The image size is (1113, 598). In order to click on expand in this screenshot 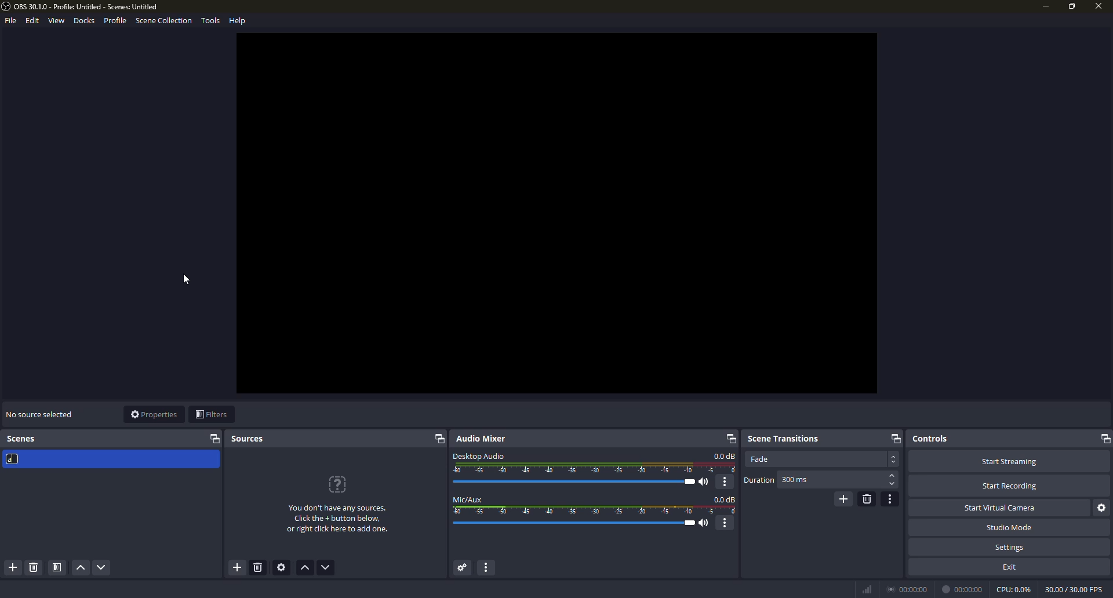, I will do `click(729, 438)`.